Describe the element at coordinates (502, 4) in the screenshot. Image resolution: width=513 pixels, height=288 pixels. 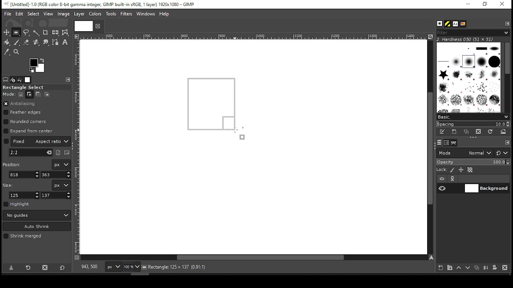
I see `close window` at that location.